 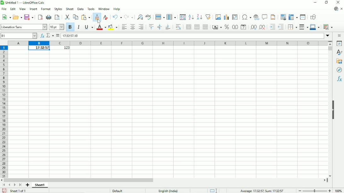 I want to click on Add decimal place, so click(x=253, y=28).